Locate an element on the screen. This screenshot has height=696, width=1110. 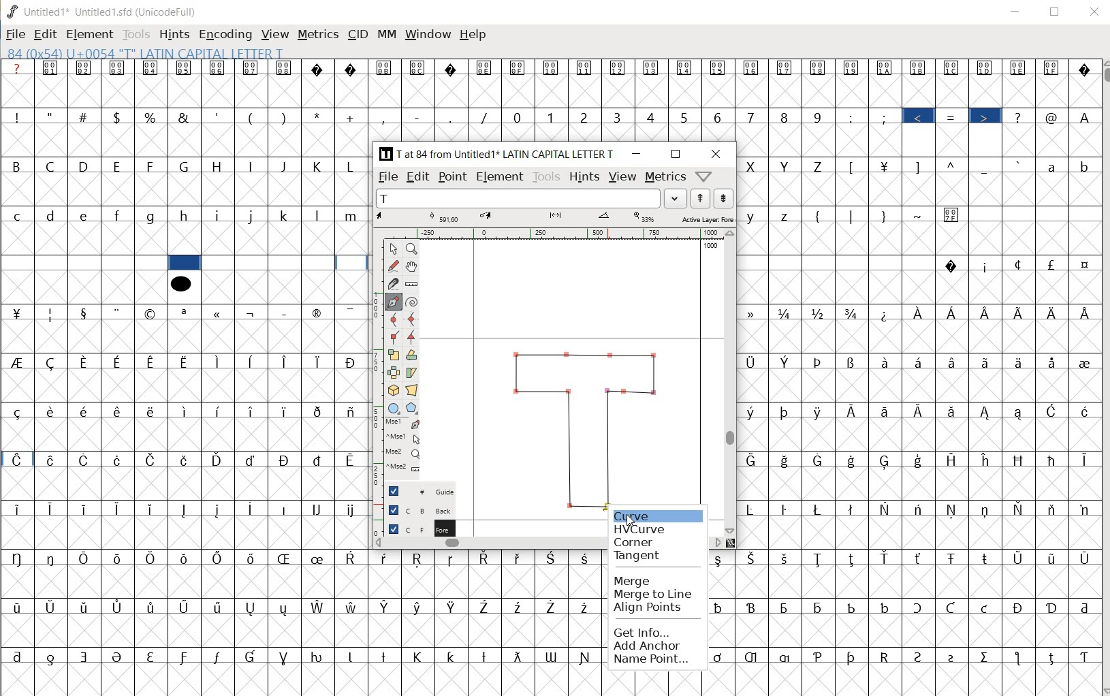
i is located at coordinates (220, 215).